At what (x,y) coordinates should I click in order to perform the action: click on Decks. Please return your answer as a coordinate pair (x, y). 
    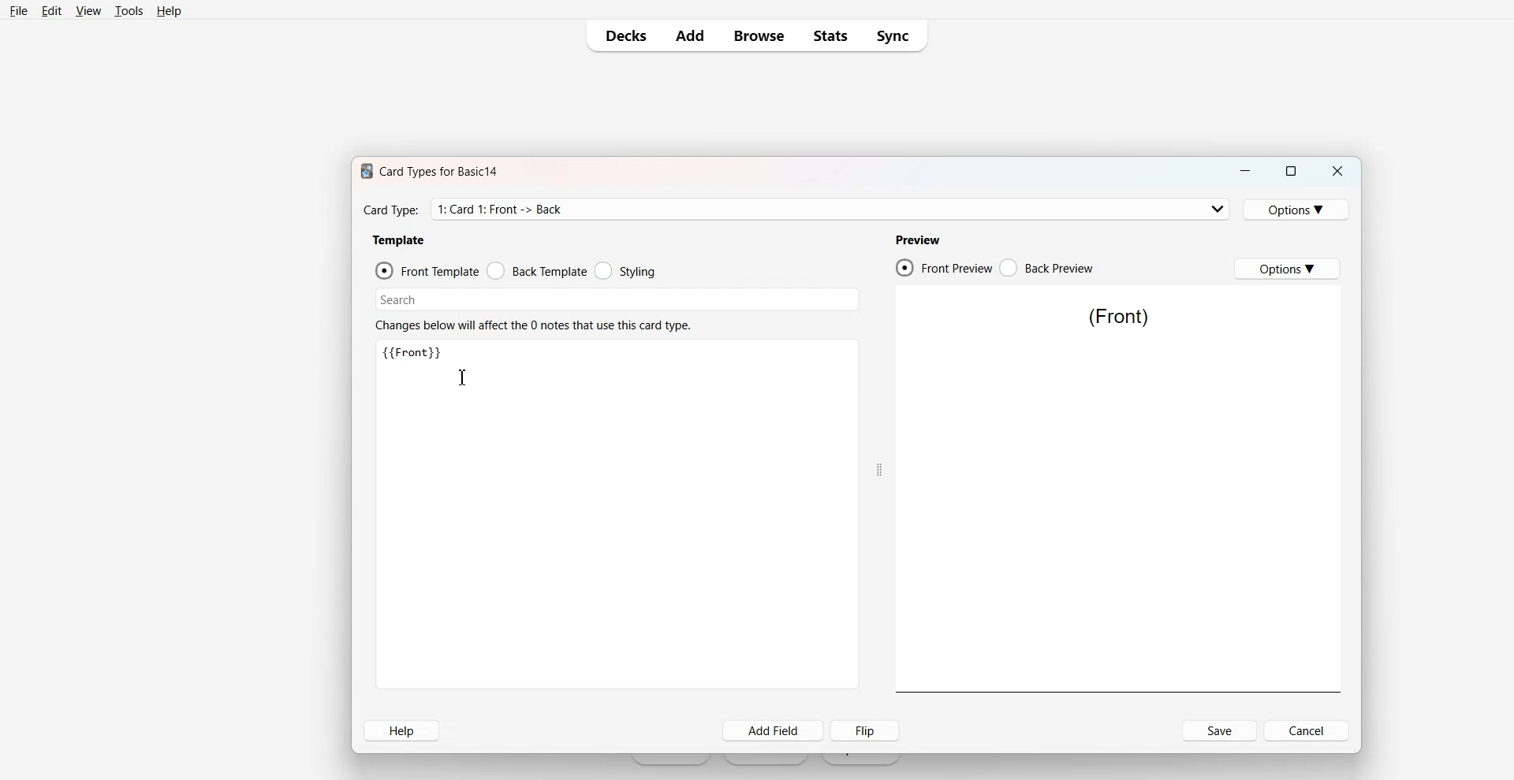
    Looking at the image, I should click on (621, 35).